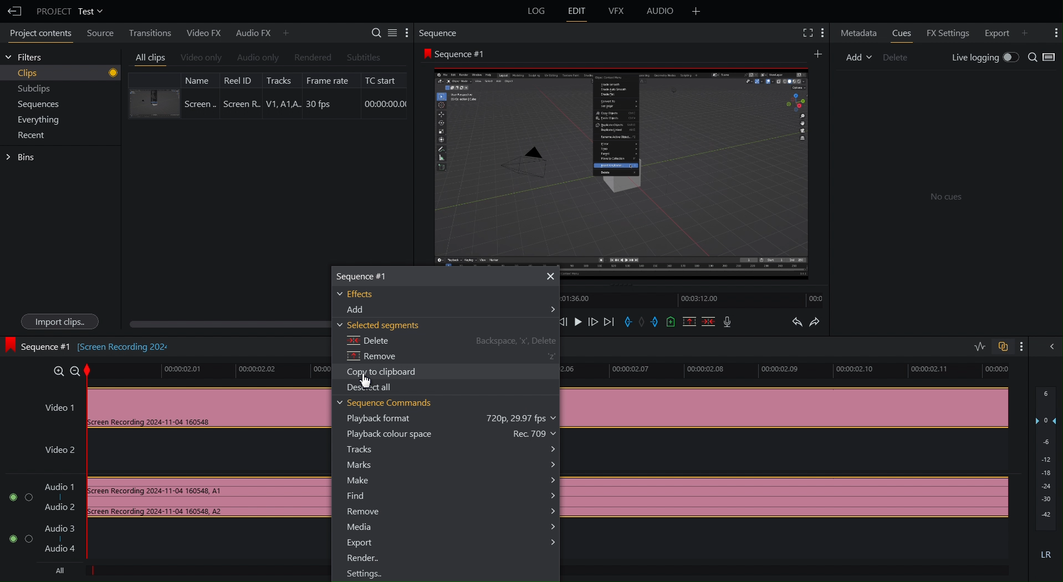 The height and width of the screenshot is (582, 1063). Describe the element at coordinates (148, 56) in the screenshot. I see `All clips` at that location.